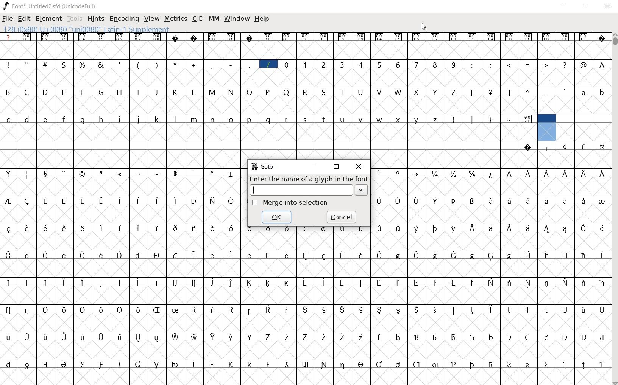  What do you see at coordinates (306, 309) in the screenshot?
I see `Symbol` at bounding box center [306, 309].